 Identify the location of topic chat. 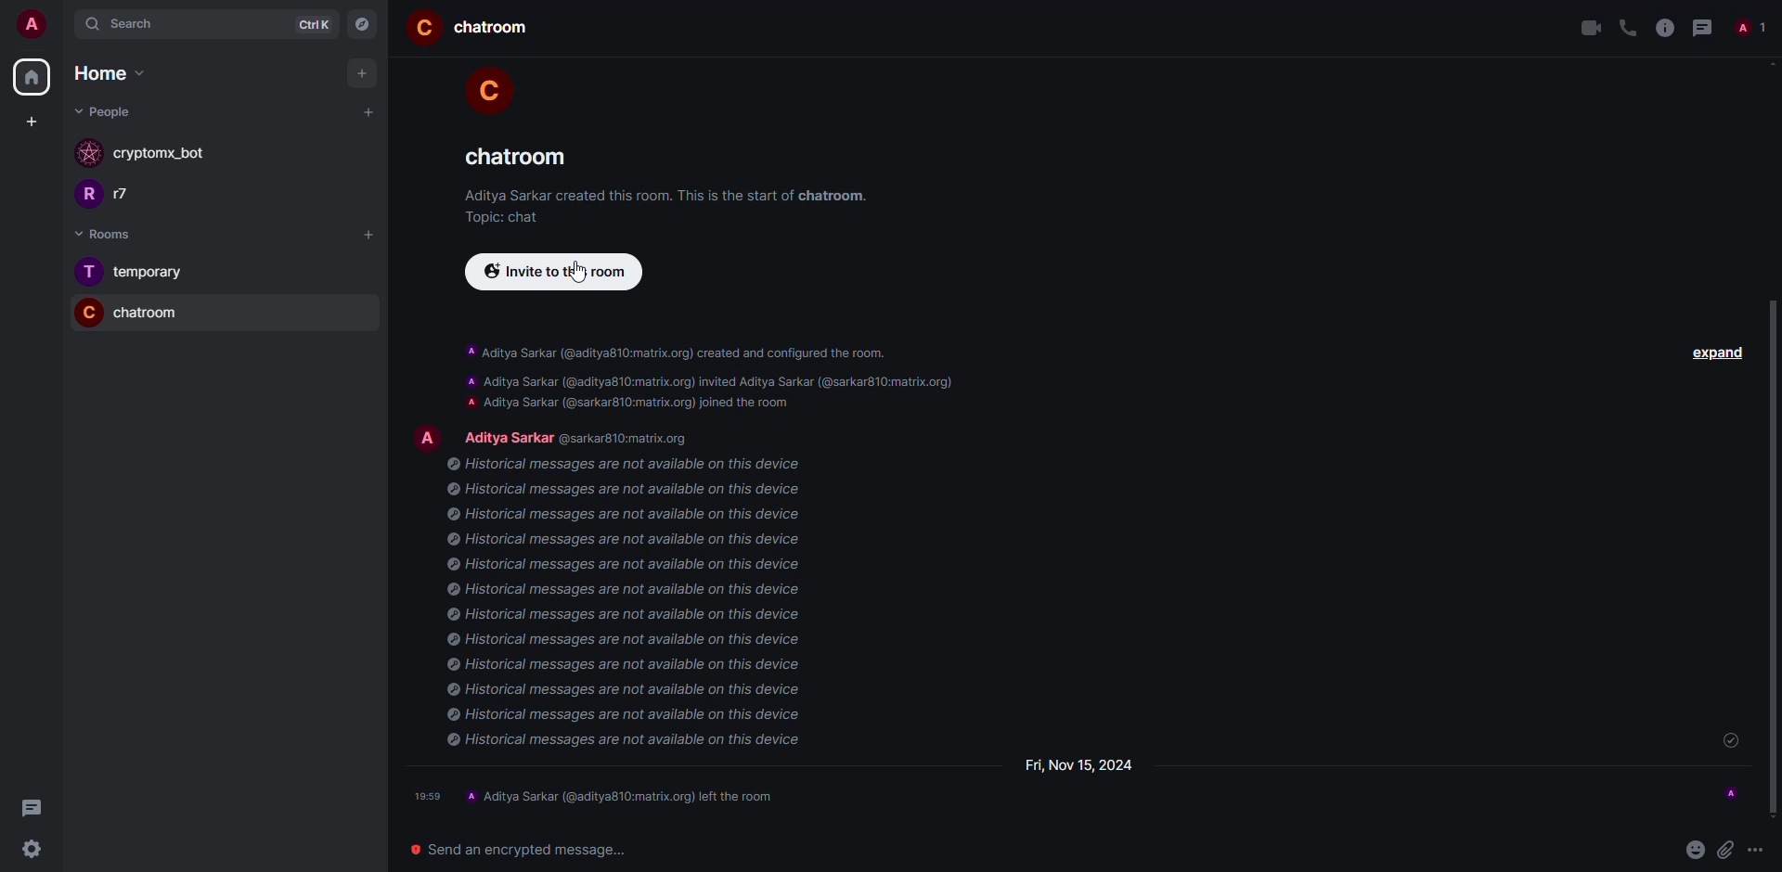
(502, 217).